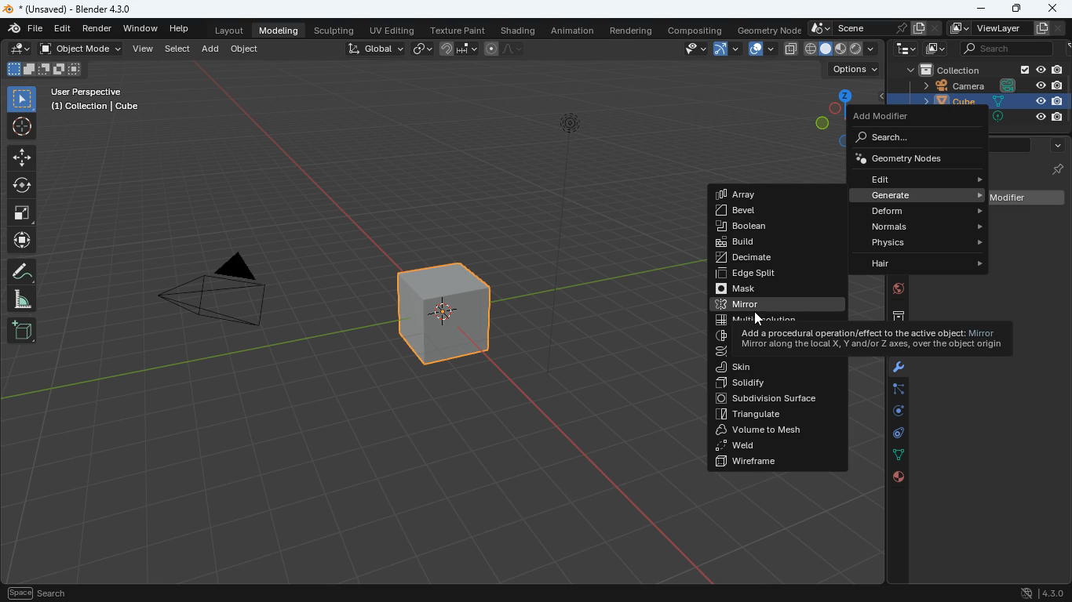 The height and width of the screenshot is (602, 1072). Describe the element at coordinates (842, 49) in the screenshot. I see `cube type` at that location.